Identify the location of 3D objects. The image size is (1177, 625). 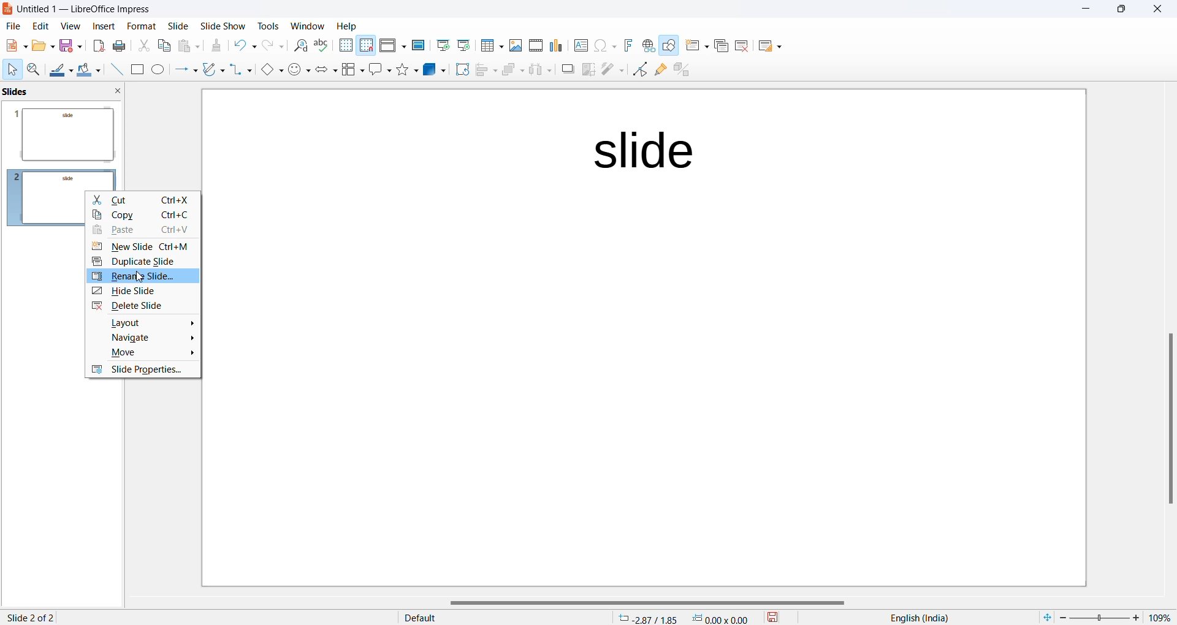
(433, 70).